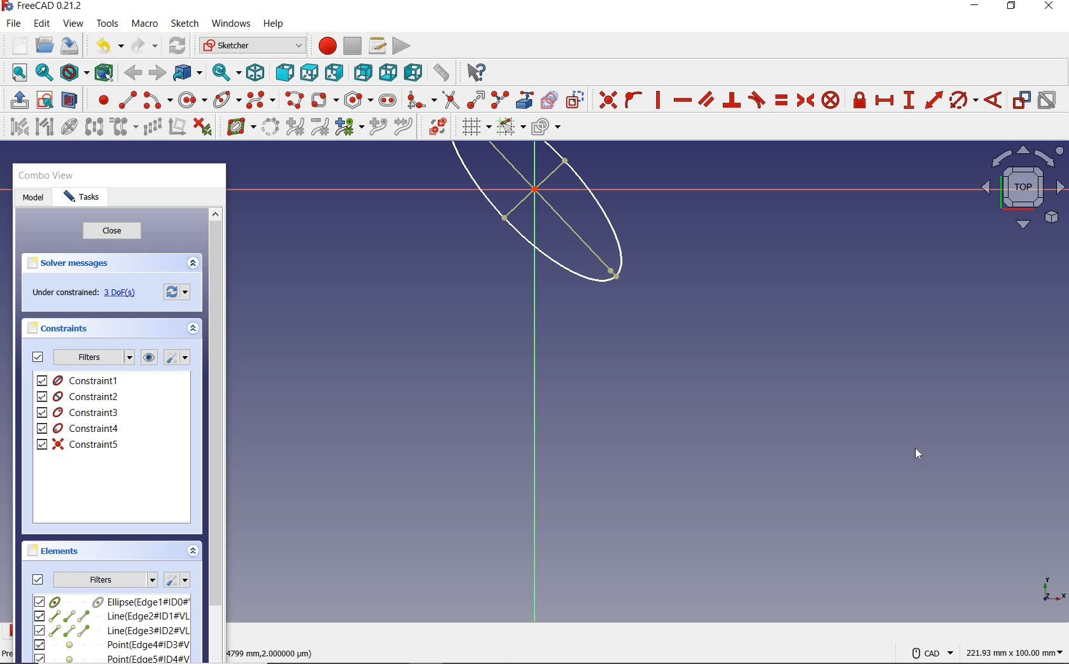  Describe the element at coordinates (1021, 187) in the screenshot. I see `sketch view` at that location.